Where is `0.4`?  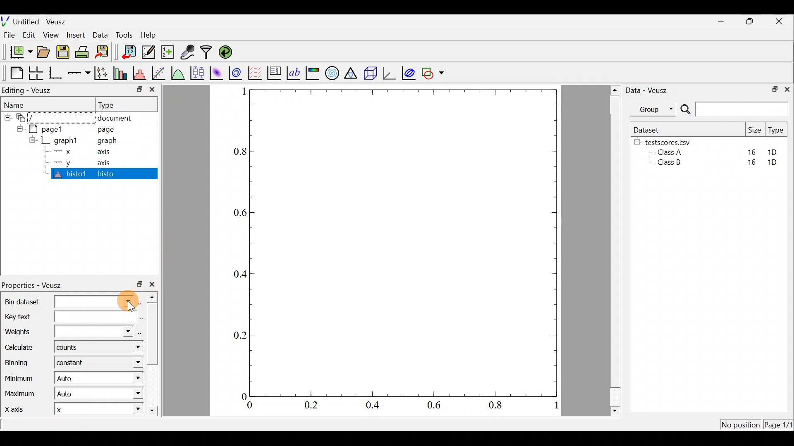 0.4 is located at coordinates (236, 273).